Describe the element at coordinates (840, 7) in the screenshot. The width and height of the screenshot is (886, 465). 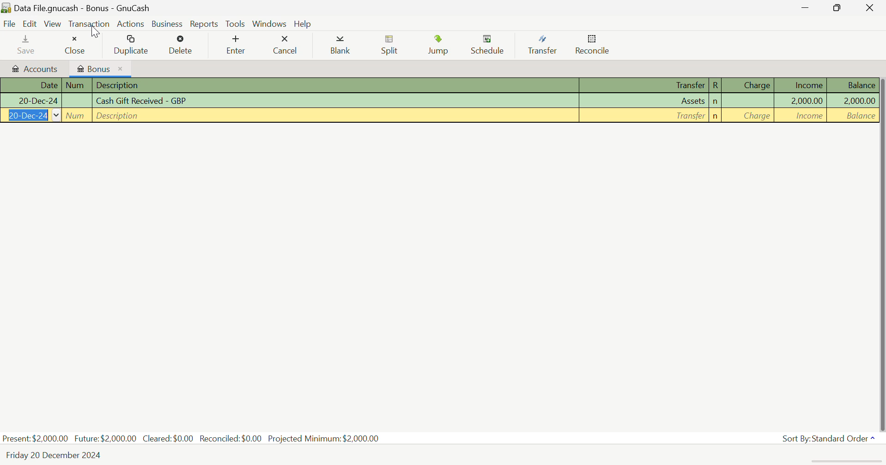
I see `Minimize` at that location.